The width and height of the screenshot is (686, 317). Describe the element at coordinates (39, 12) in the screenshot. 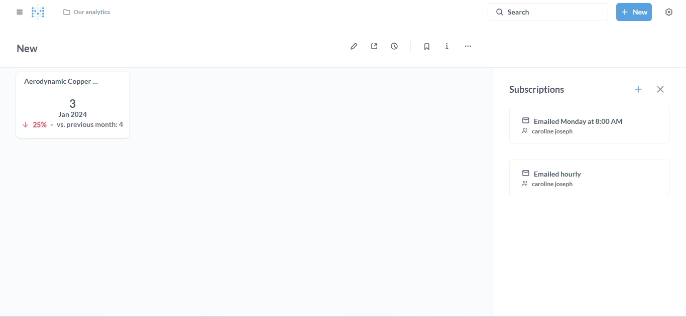

I see `logo` at that location.